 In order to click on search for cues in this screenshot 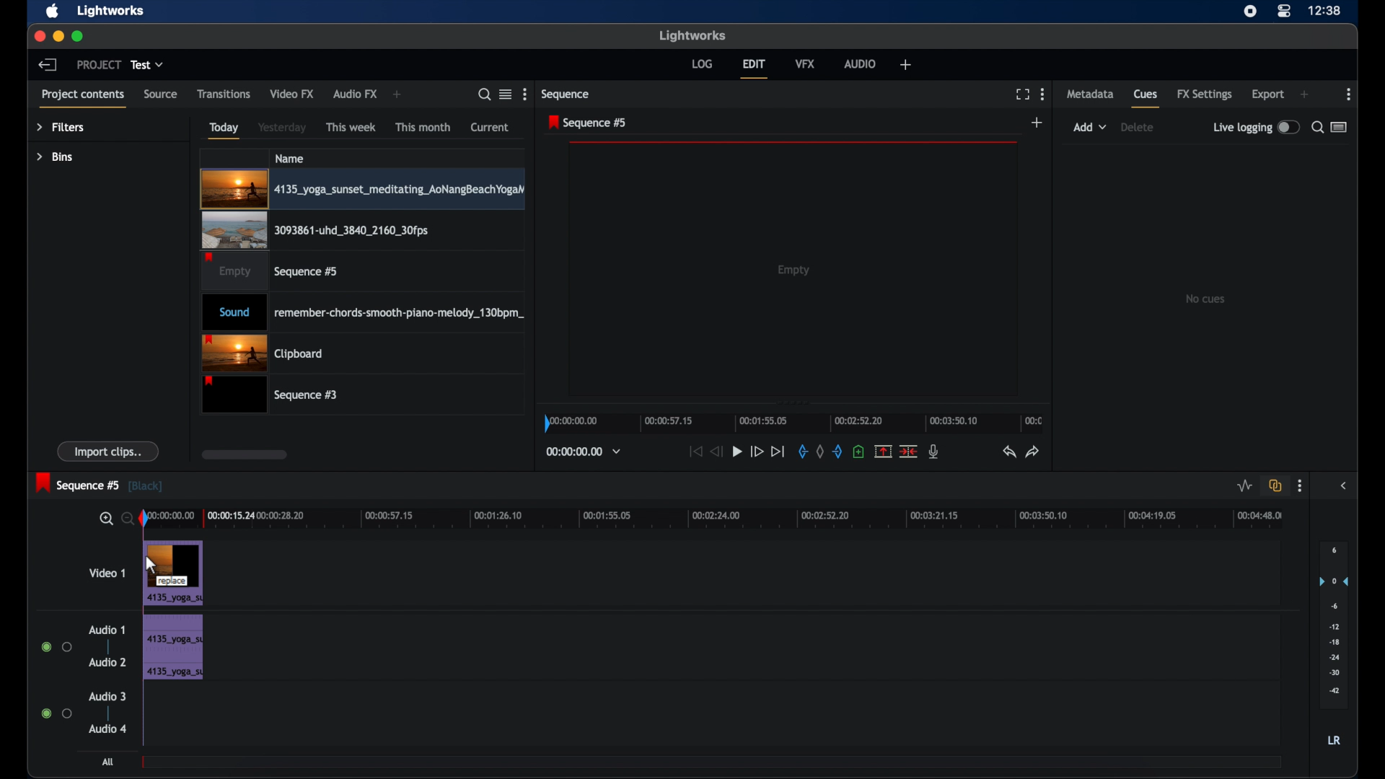, I will do `click(1316, 126)`.